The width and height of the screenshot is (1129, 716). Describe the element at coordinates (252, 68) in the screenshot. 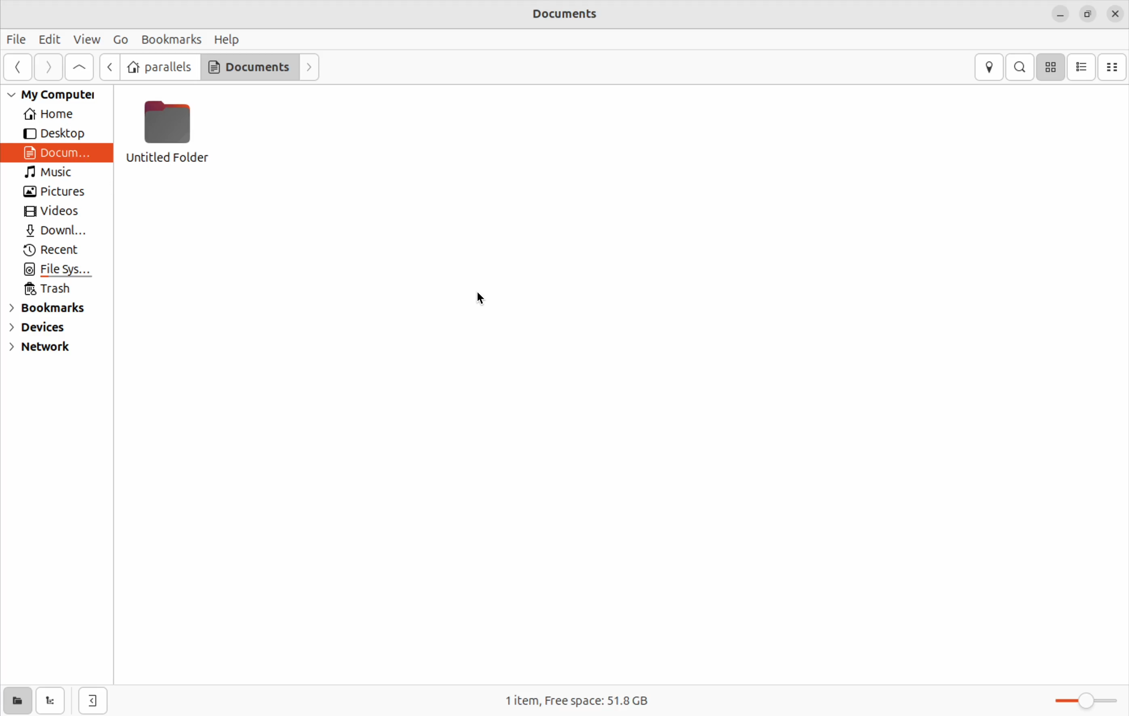

I see `Documents` at that location.